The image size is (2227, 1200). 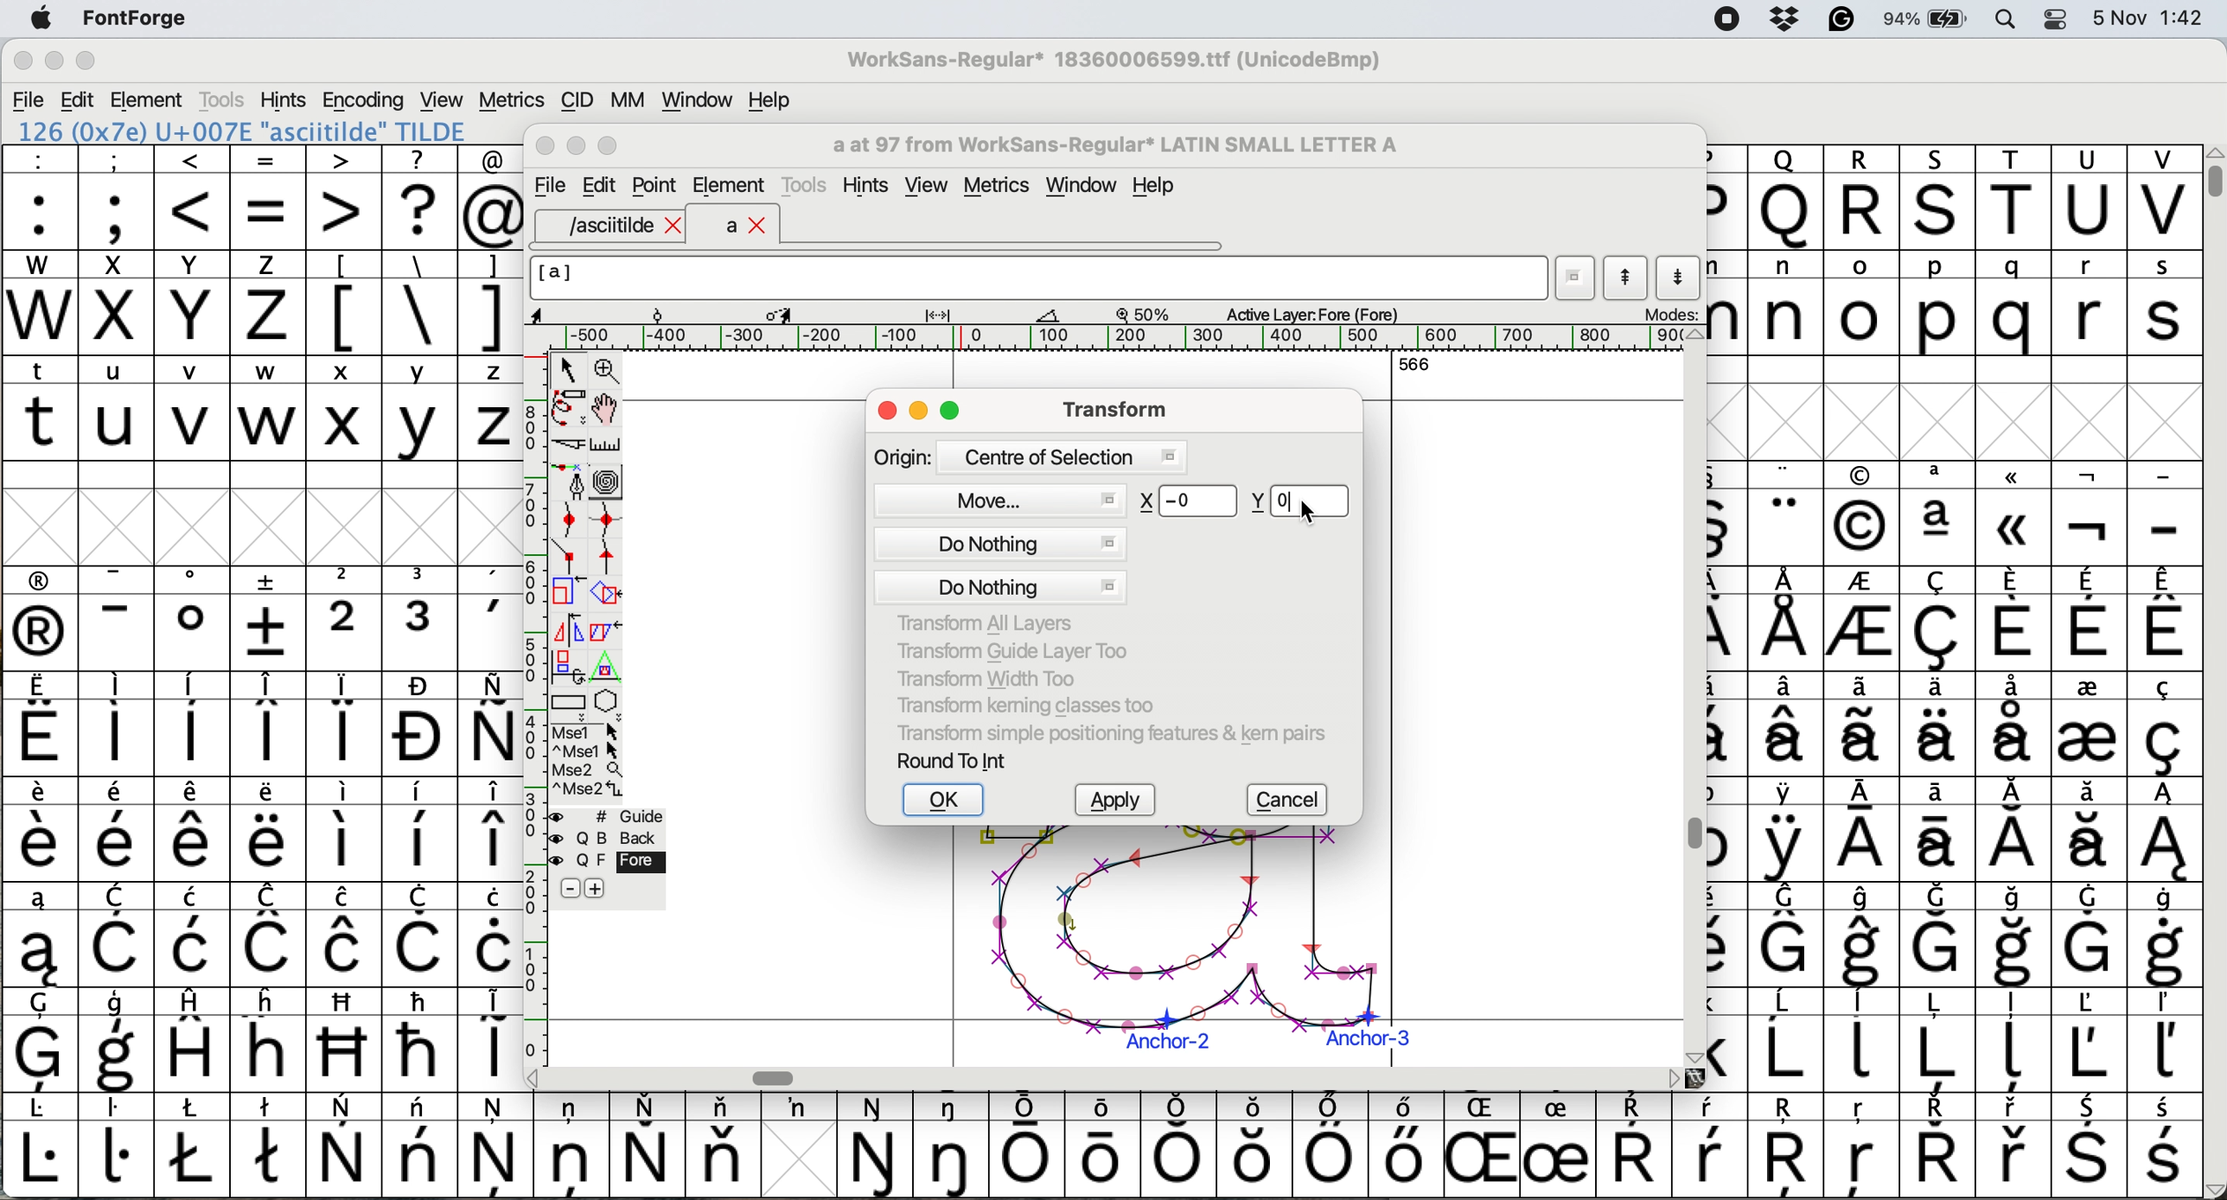 What do you see at coordinates (118, 407) in the screenshot?
I see `u` at bounding box center [118, 407].